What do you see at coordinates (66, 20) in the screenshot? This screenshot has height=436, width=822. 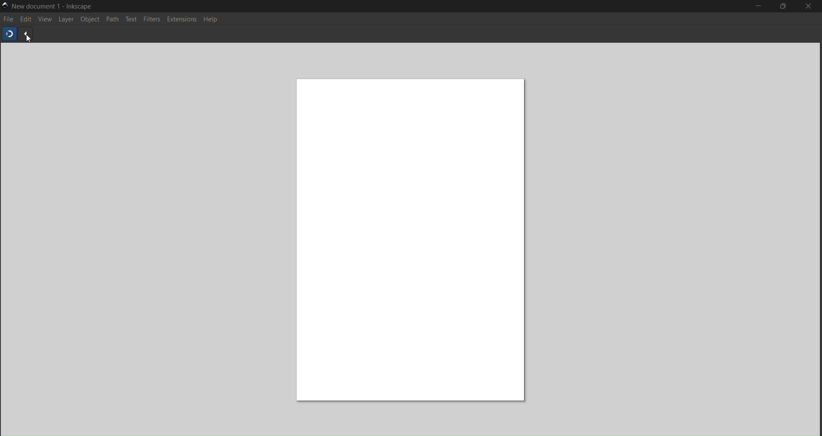 I see `layer` at bounding box center [66, 20].